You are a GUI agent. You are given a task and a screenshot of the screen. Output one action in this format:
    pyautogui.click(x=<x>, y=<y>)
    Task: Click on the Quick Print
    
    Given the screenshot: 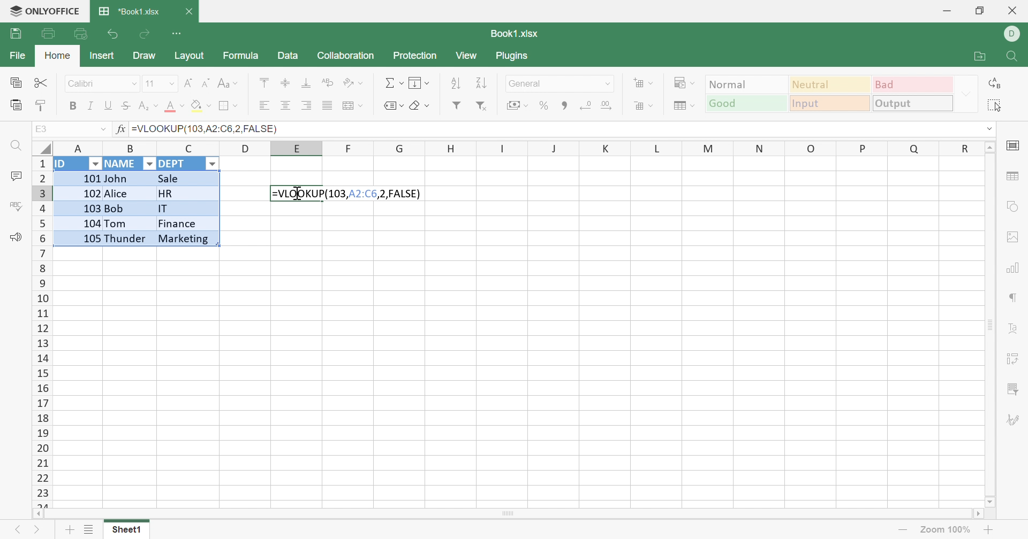 What is the action you would take?
    pyautogui.click(x=79, y=34)
    